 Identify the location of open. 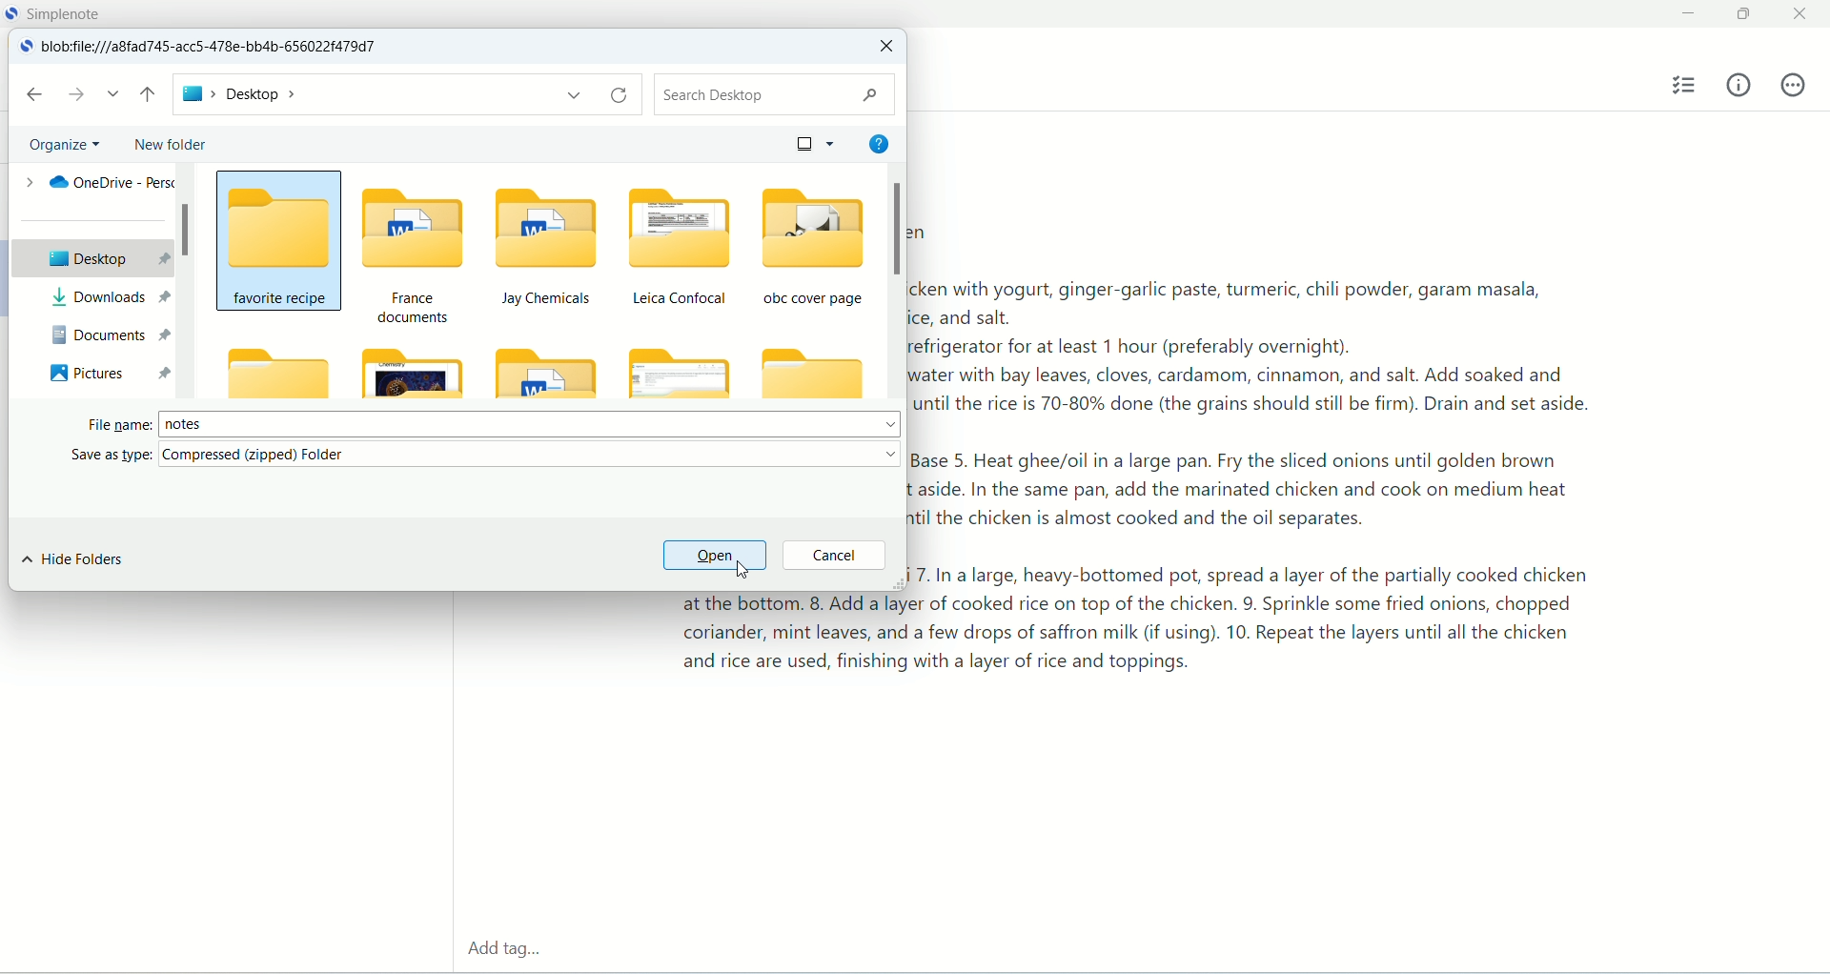
(713, 557).